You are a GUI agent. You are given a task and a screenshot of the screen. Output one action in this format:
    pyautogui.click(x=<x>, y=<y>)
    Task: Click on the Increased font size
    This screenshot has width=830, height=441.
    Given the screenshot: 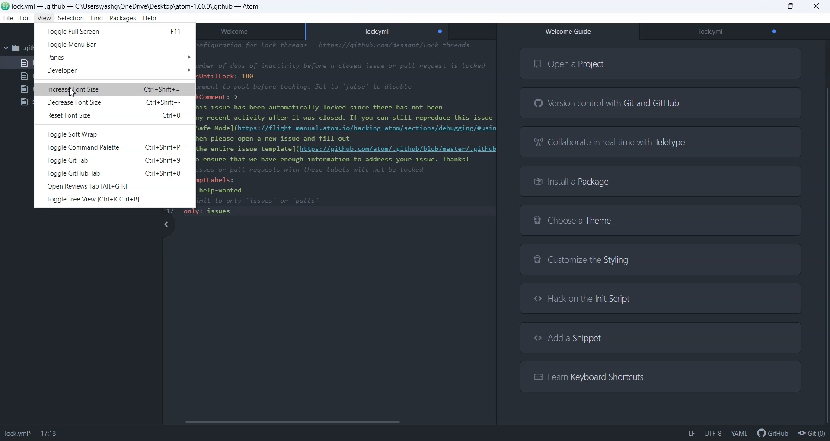 What is the action you would take?
    pyautogui.click(x=115, y=89)
    